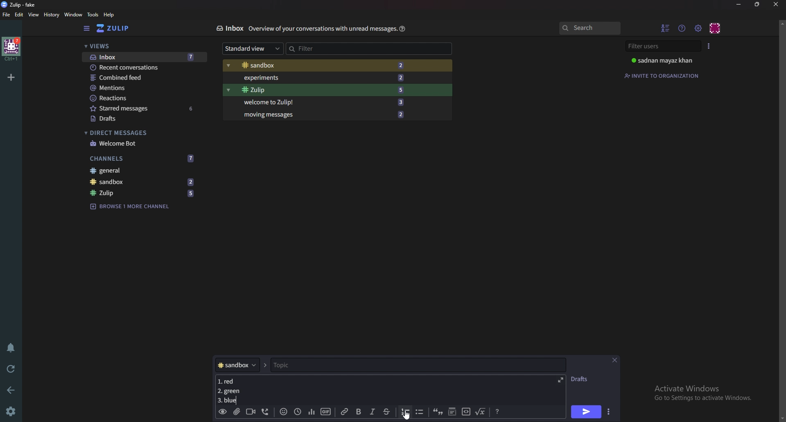 The height and width of the screenshot is (422, 786). Describe the element at coordinates (312, 364) in the screenshot. I see `topic` at that location.